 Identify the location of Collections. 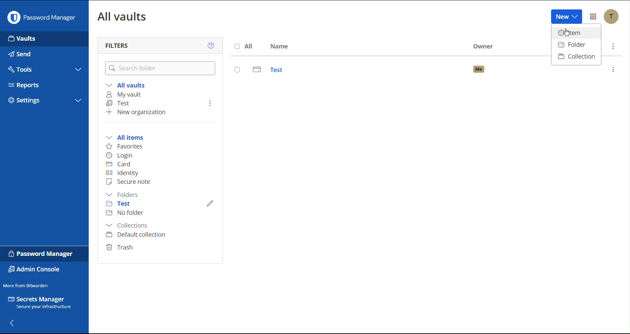
(130, 226).